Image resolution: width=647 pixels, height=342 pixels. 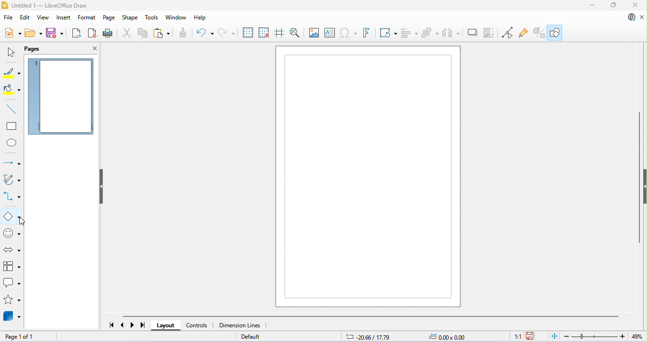 What do you see at coordinates (131, 17) in the screenshot?
I see `shape` at bounding box center [131, 17].